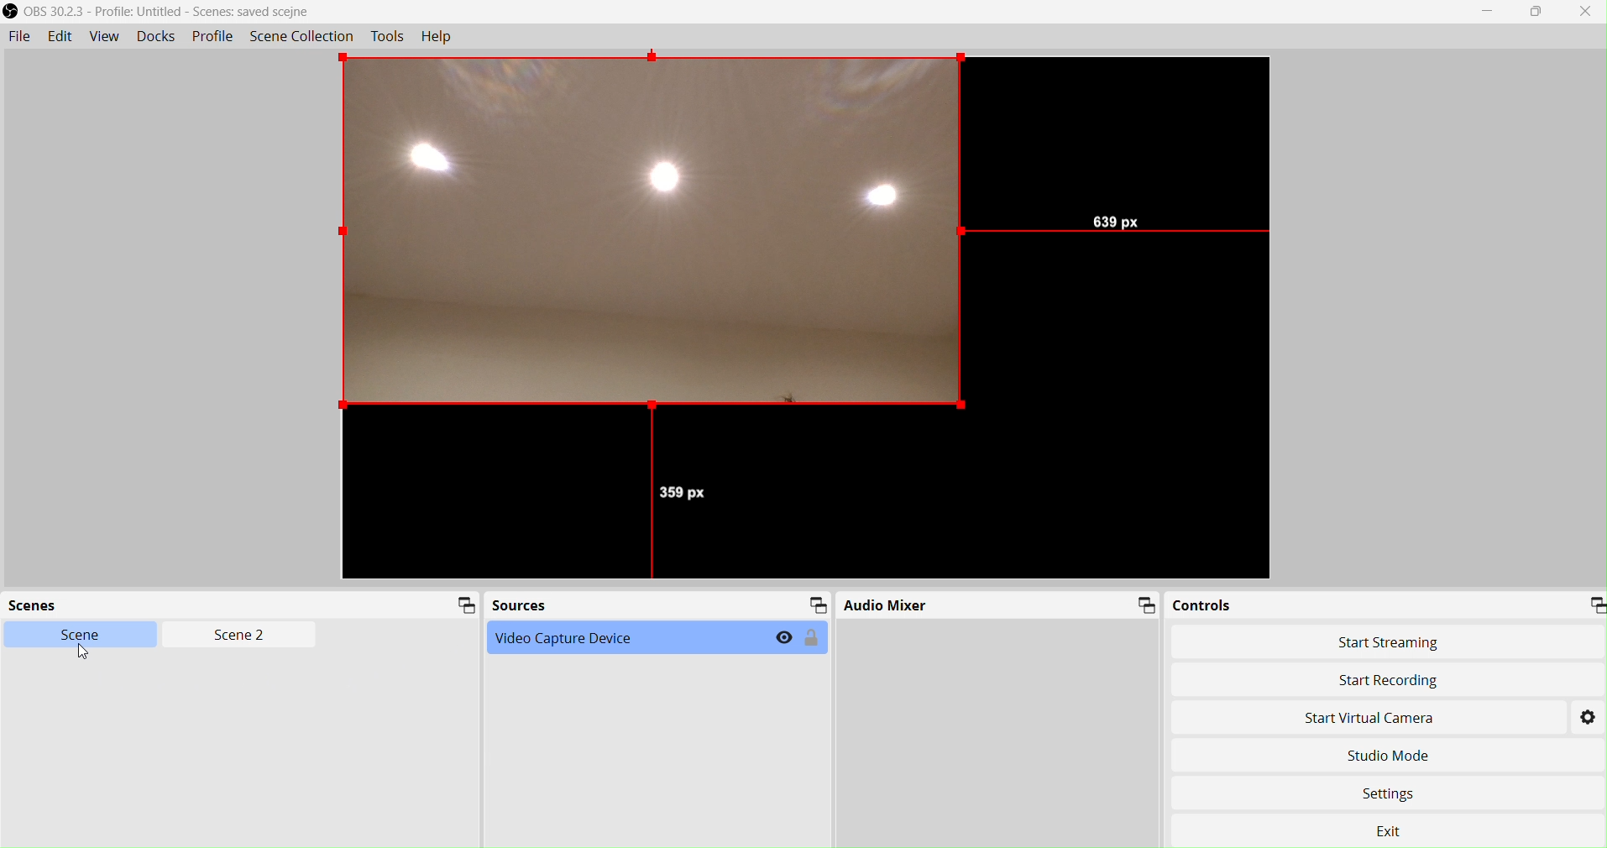 This screenshot has height=848, width=1607. I want to click on Tools, so click(389, 37).